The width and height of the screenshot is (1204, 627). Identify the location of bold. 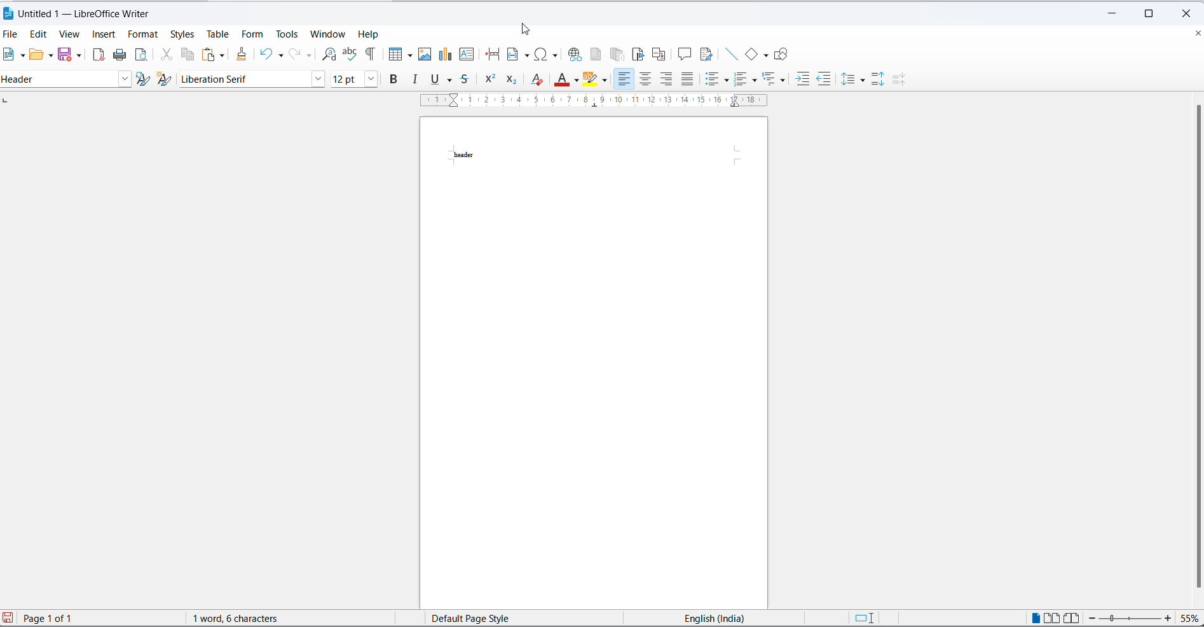
(397, 79).